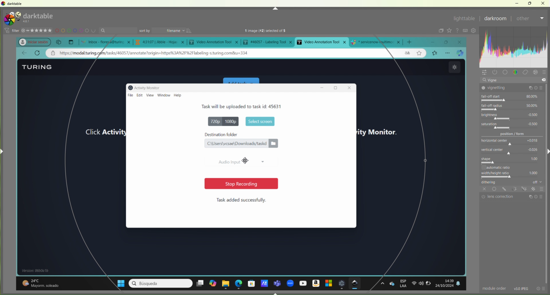 The image size is (550, 295). I want to click on 720p, so click(212, 121).